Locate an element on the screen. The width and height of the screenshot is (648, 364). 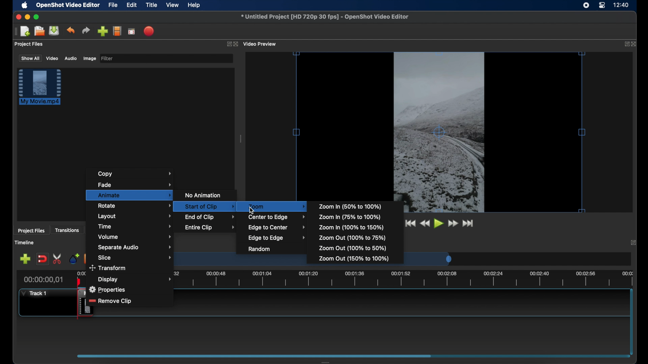
expand is located at coordinates (633, 243).